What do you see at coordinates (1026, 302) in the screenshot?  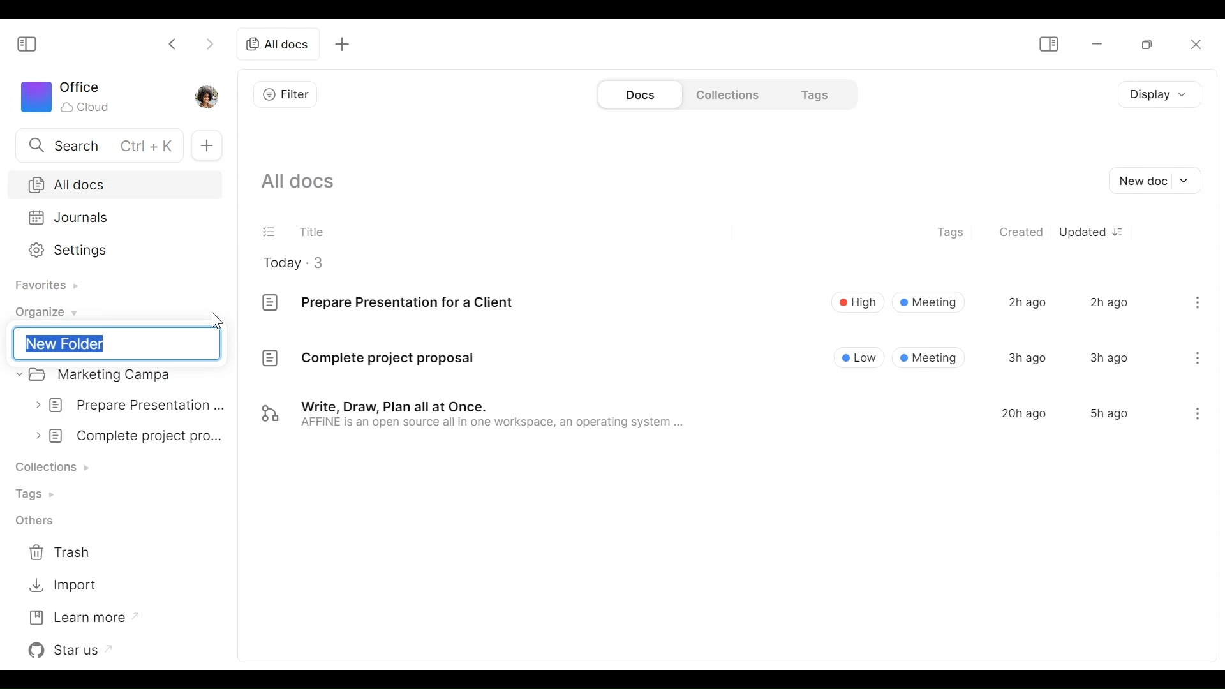 I see `2h ago` at bounding box center [1026, 302].